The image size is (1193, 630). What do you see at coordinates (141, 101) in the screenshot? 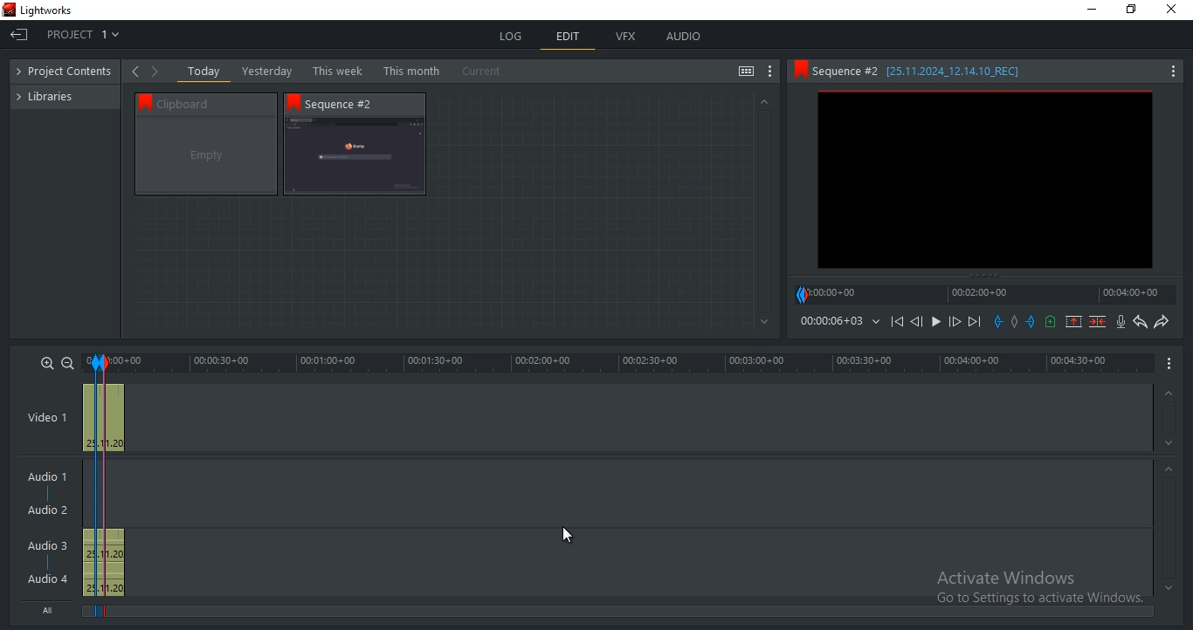
I see `Bookmark icon` at bounding box center [141, 101].